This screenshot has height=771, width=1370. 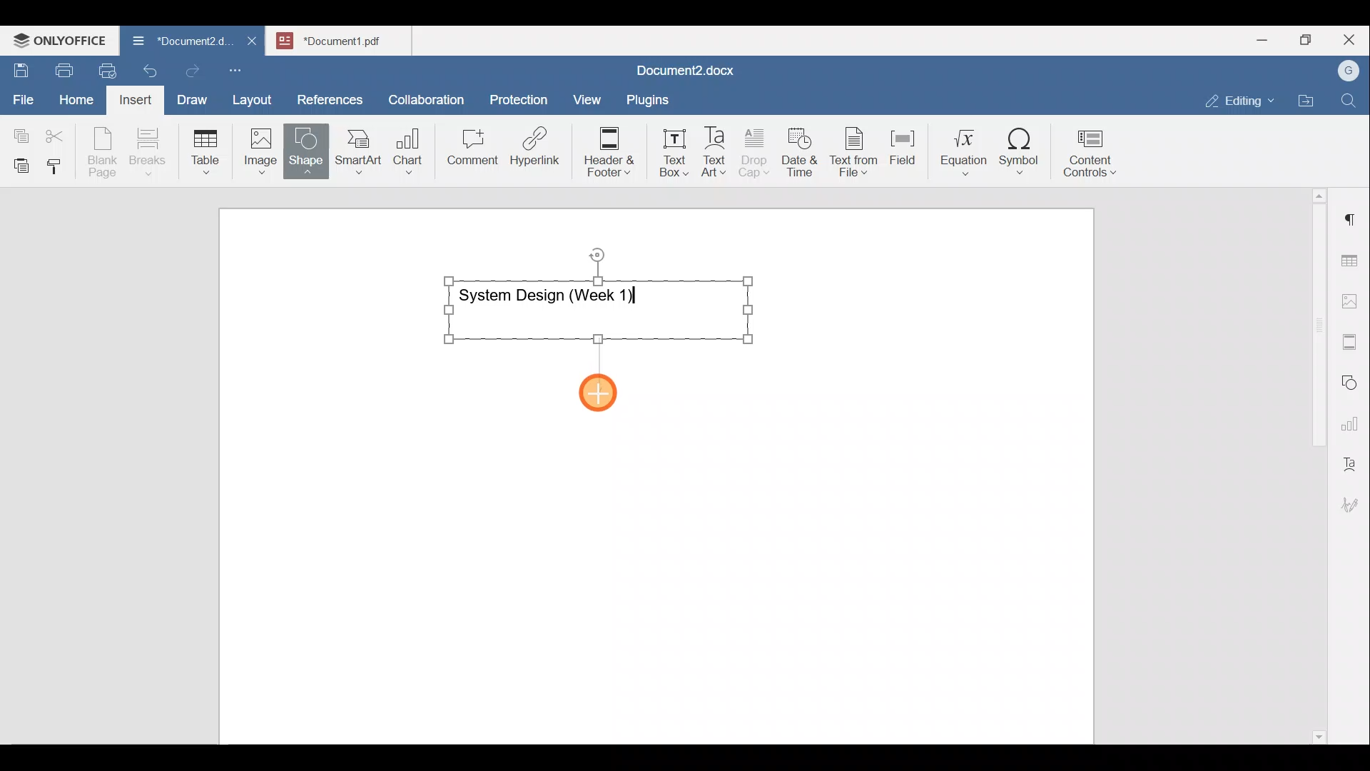 I want to click on Table, so click(x=206, y=148).